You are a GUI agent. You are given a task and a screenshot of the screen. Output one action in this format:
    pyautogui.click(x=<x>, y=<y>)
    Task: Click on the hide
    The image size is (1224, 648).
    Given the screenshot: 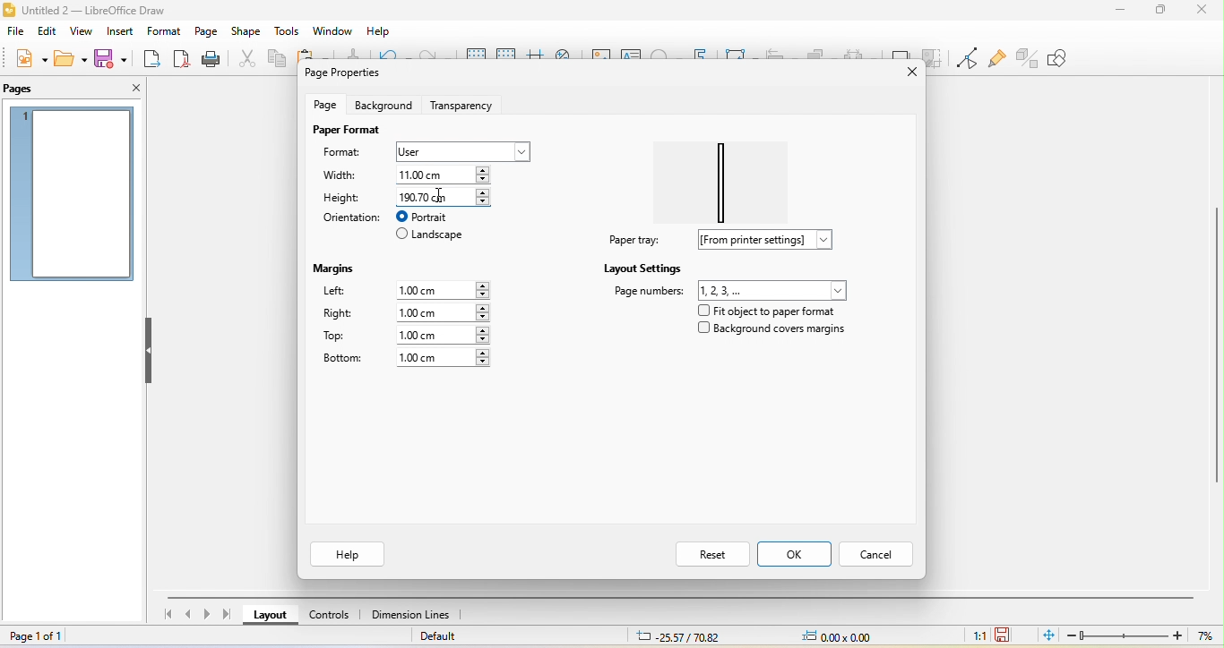 What is the action you would take?
    pyautogui.click(x=150, y=352)
    